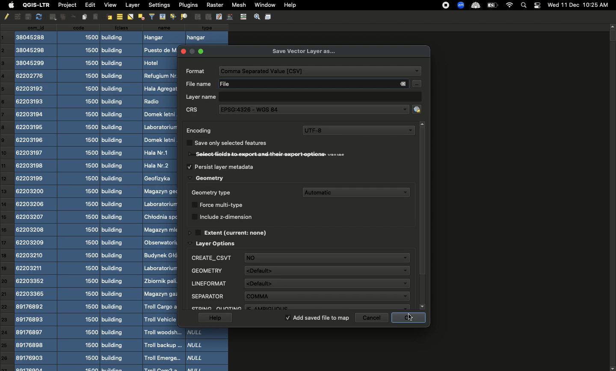 Image resolution: width=616 pixels, height=371 pixels. Describe the element at coordinates (52, 17) in the screenshot. I see `Insert Ellipse` at that location.